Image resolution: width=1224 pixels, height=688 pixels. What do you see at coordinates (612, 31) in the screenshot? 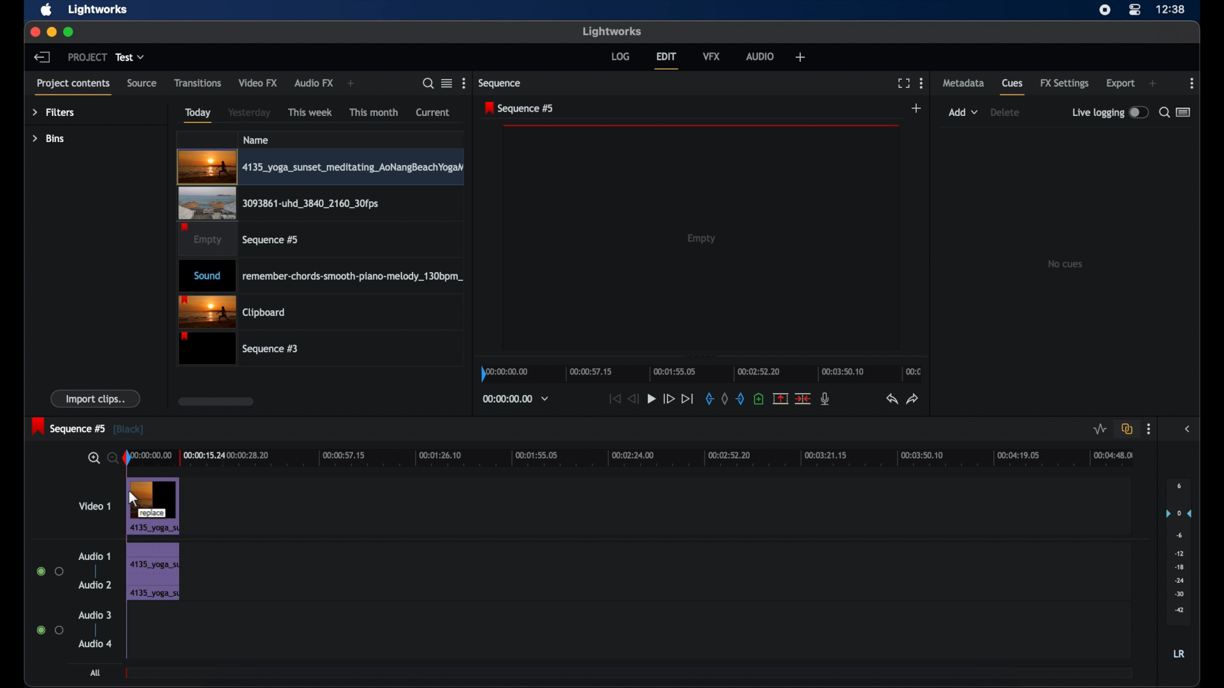
I see `lightworks` at bounding box center [612, 31].